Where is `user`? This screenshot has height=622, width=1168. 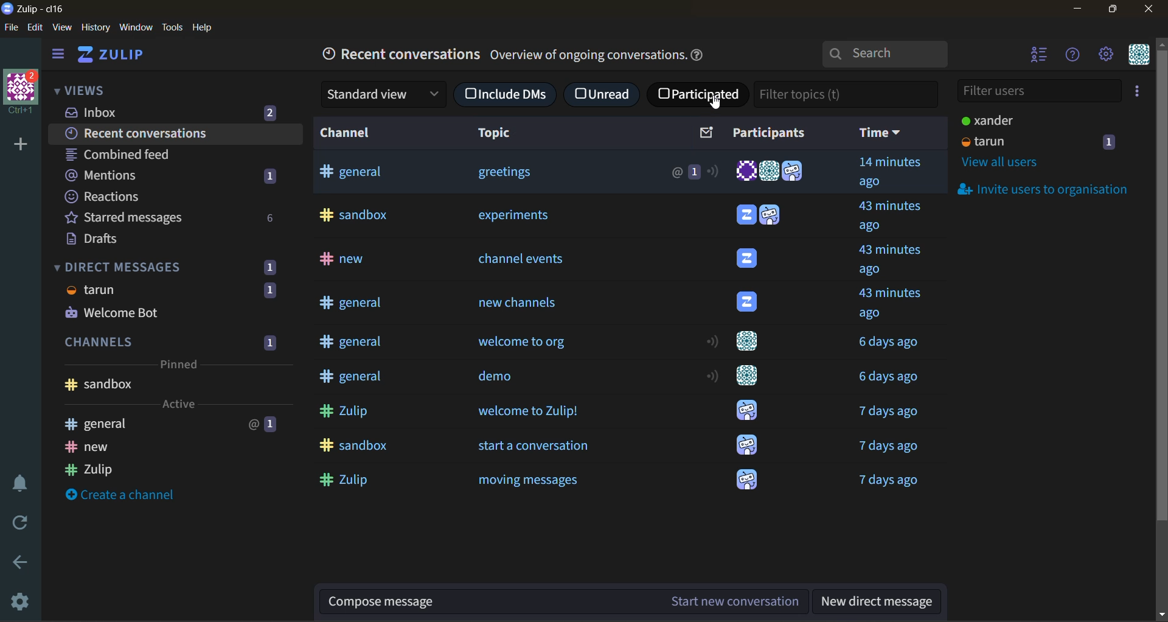
user is located at coordinates (748, 445).